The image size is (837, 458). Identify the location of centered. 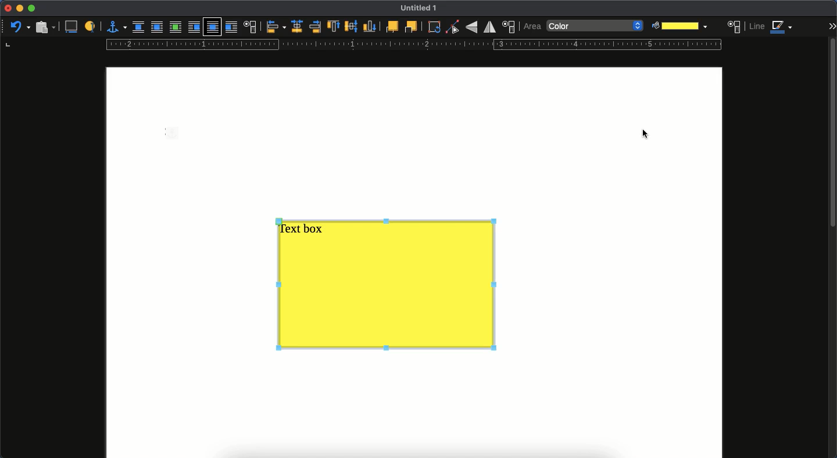
(296, 27).